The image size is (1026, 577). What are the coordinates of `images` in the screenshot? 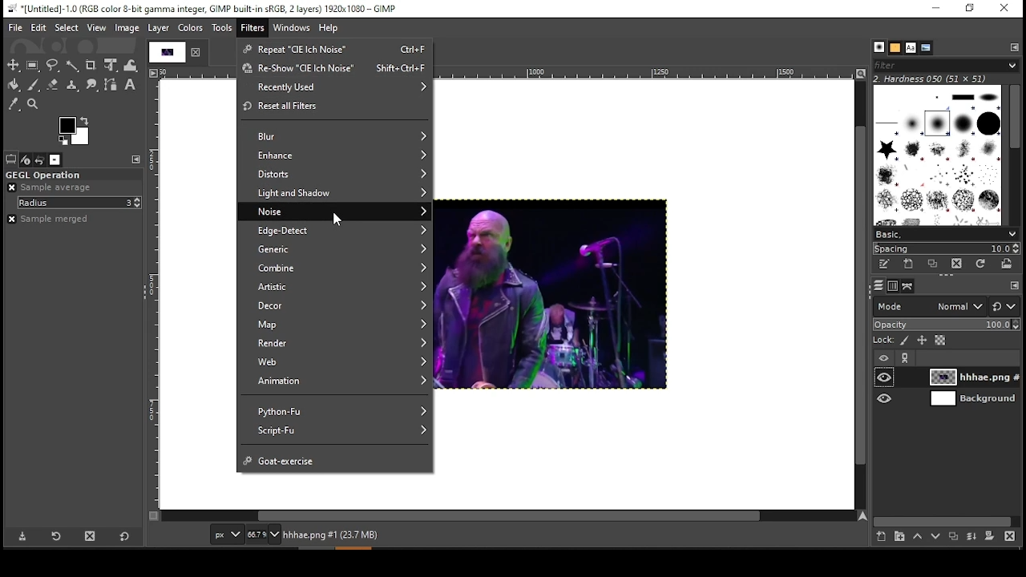 It's located at (55, 159).